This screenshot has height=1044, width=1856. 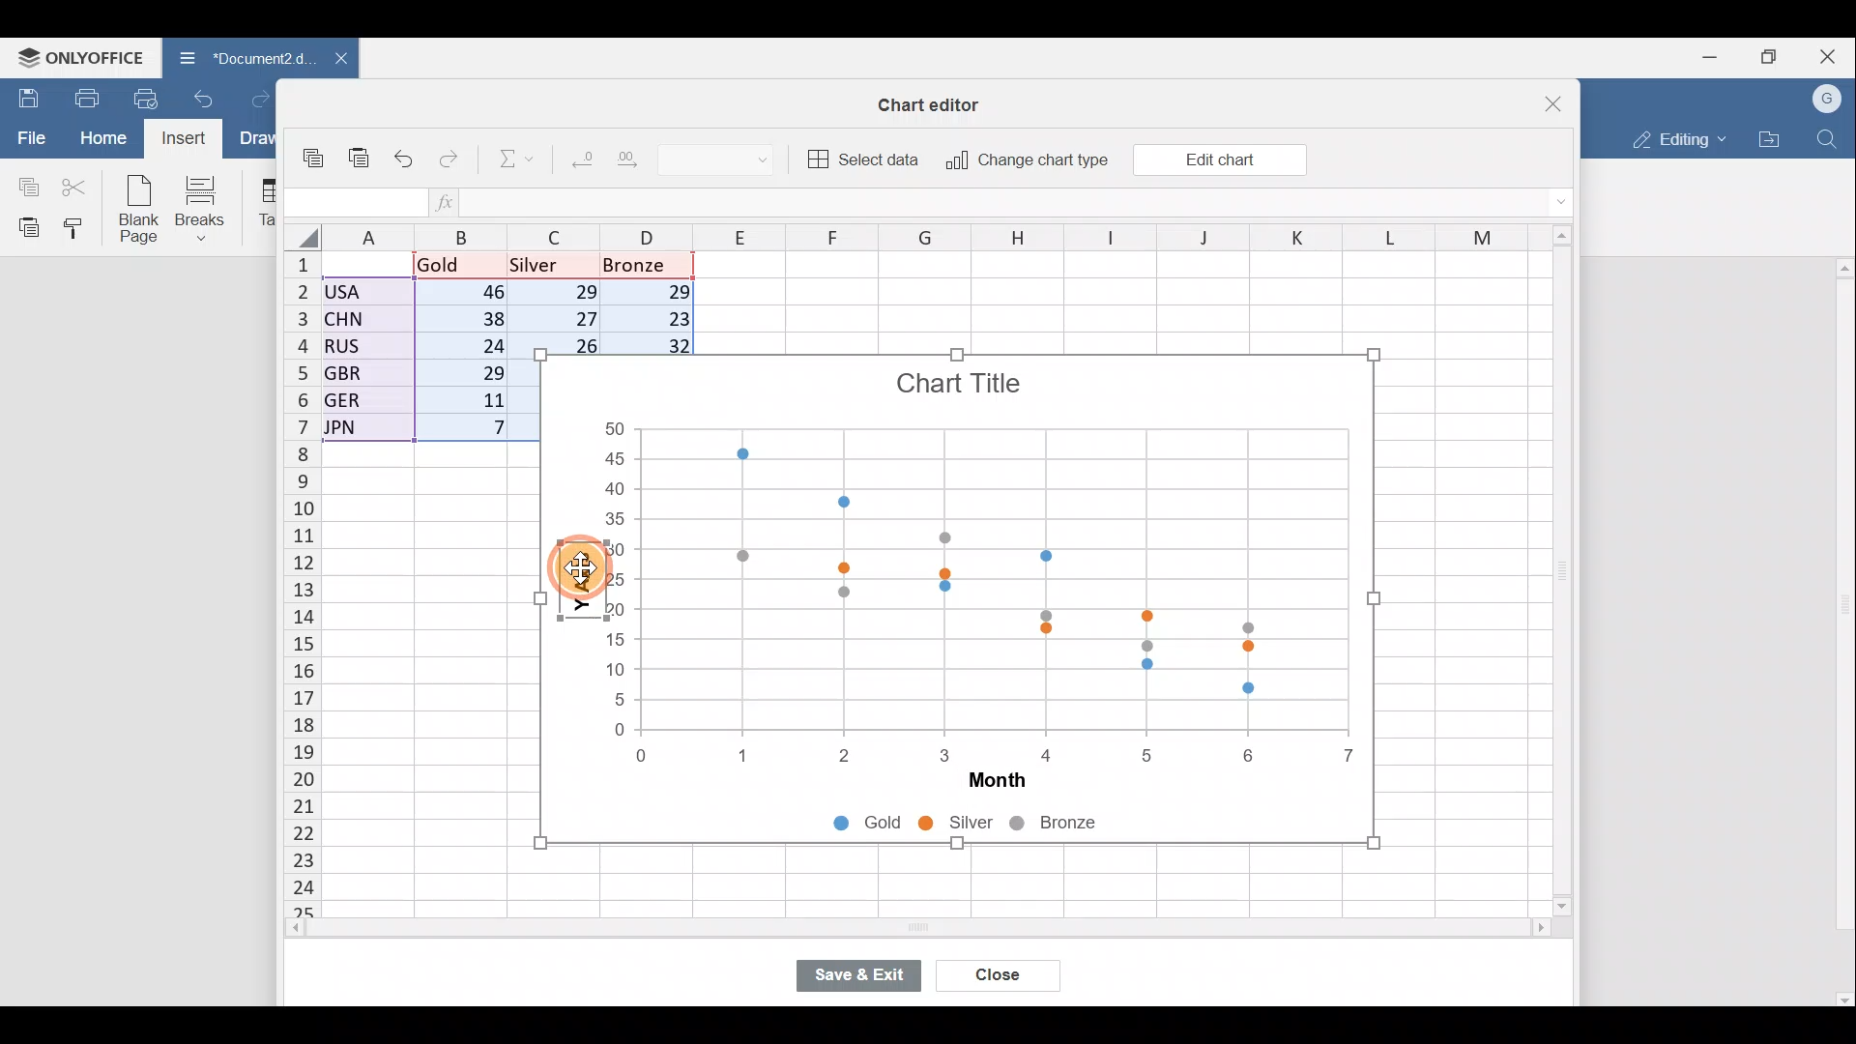 I want to click on Document2.d, so click(x=236, y=57).